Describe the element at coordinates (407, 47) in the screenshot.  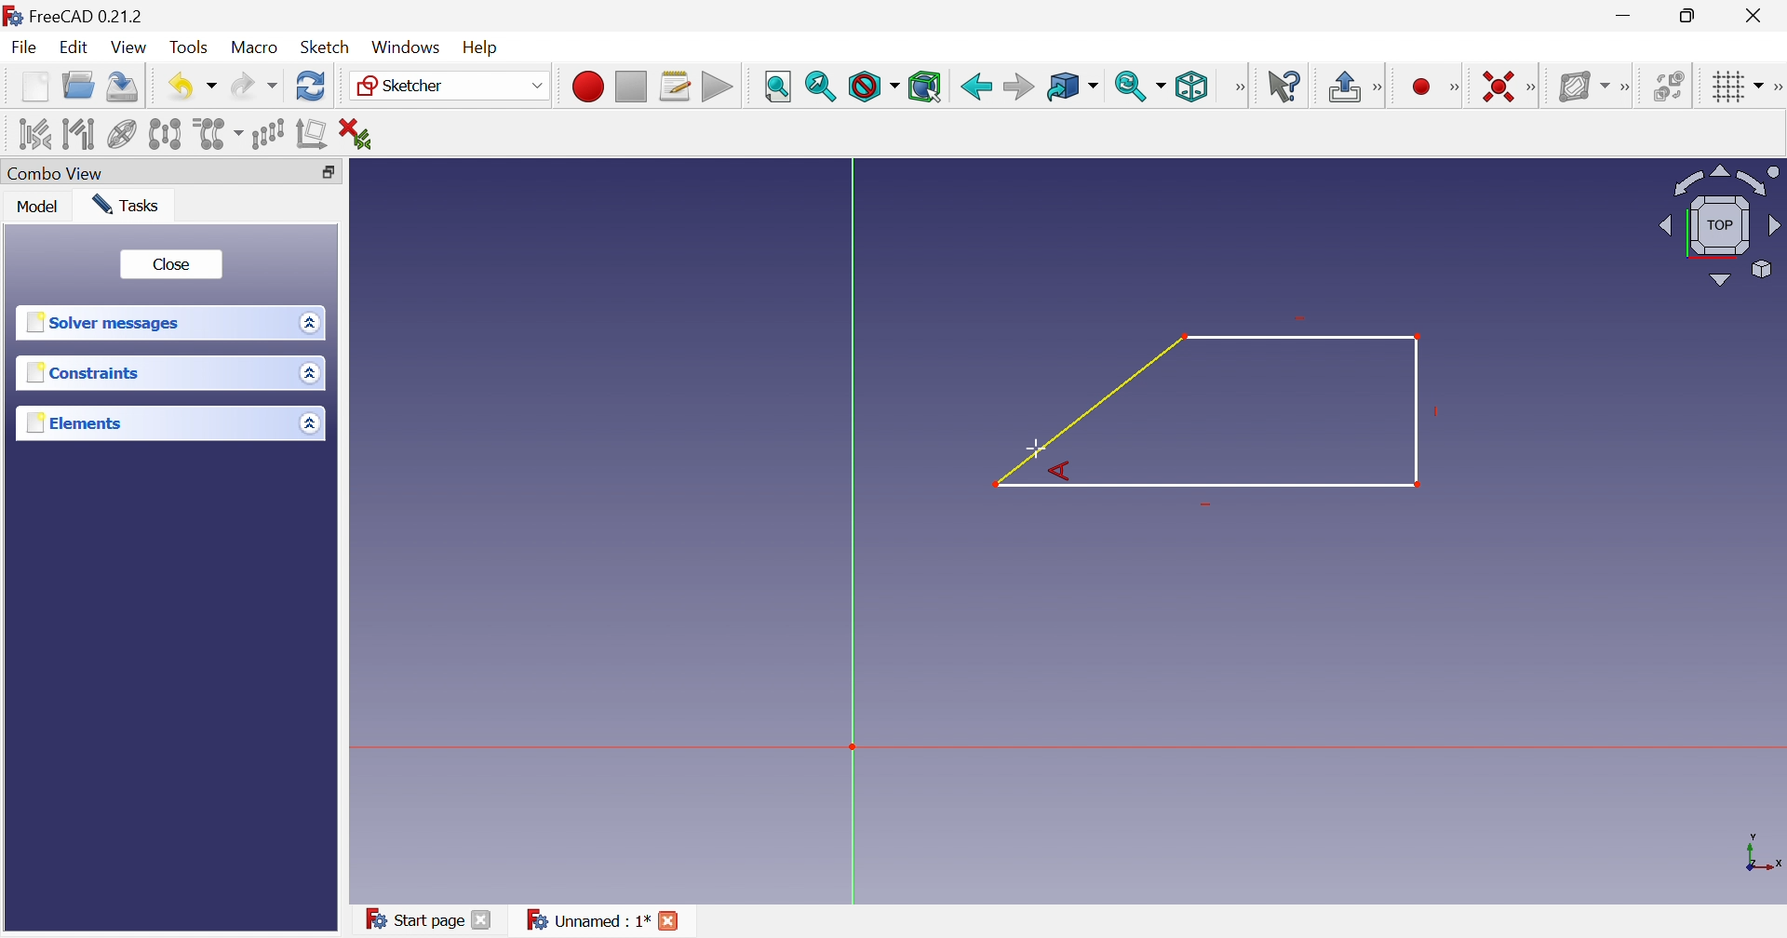
I see `Windows` at that location.